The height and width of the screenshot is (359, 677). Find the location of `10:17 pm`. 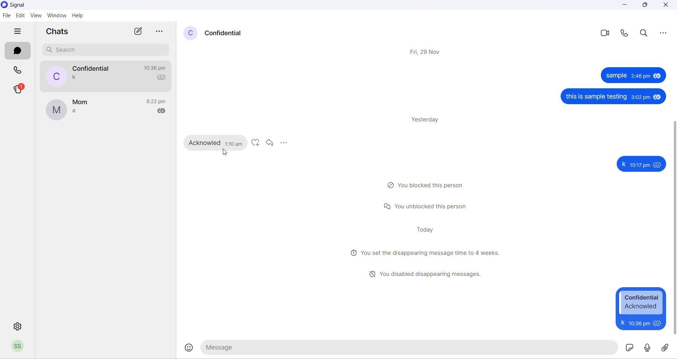

10:17 pm is located at coordinates (640, 323).